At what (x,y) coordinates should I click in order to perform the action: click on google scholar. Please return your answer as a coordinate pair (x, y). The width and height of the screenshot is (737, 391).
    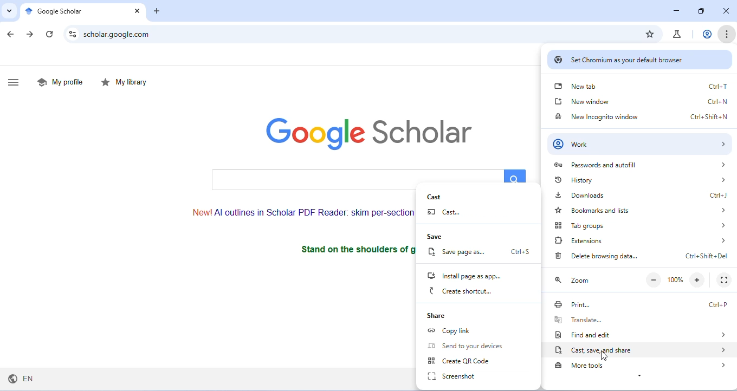
    Looking at the image, I should click on (54, 11).